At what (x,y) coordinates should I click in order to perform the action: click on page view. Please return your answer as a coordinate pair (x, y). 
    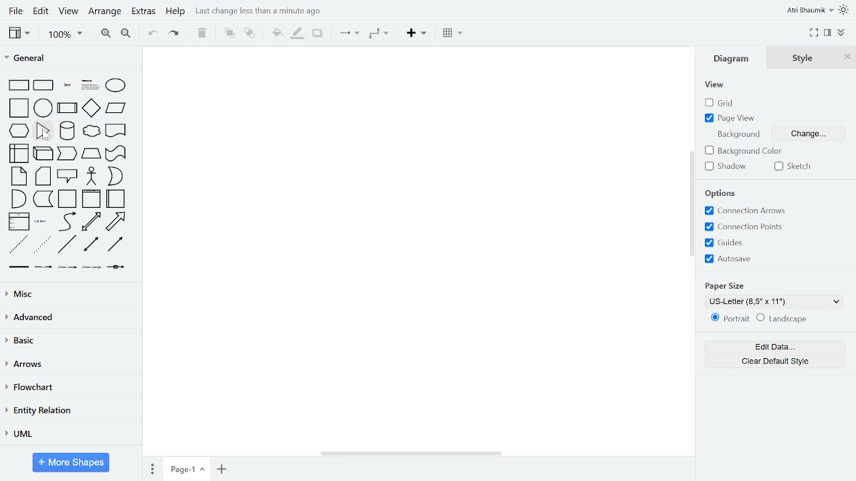
    Looking at the image, I should click on (731, 118).